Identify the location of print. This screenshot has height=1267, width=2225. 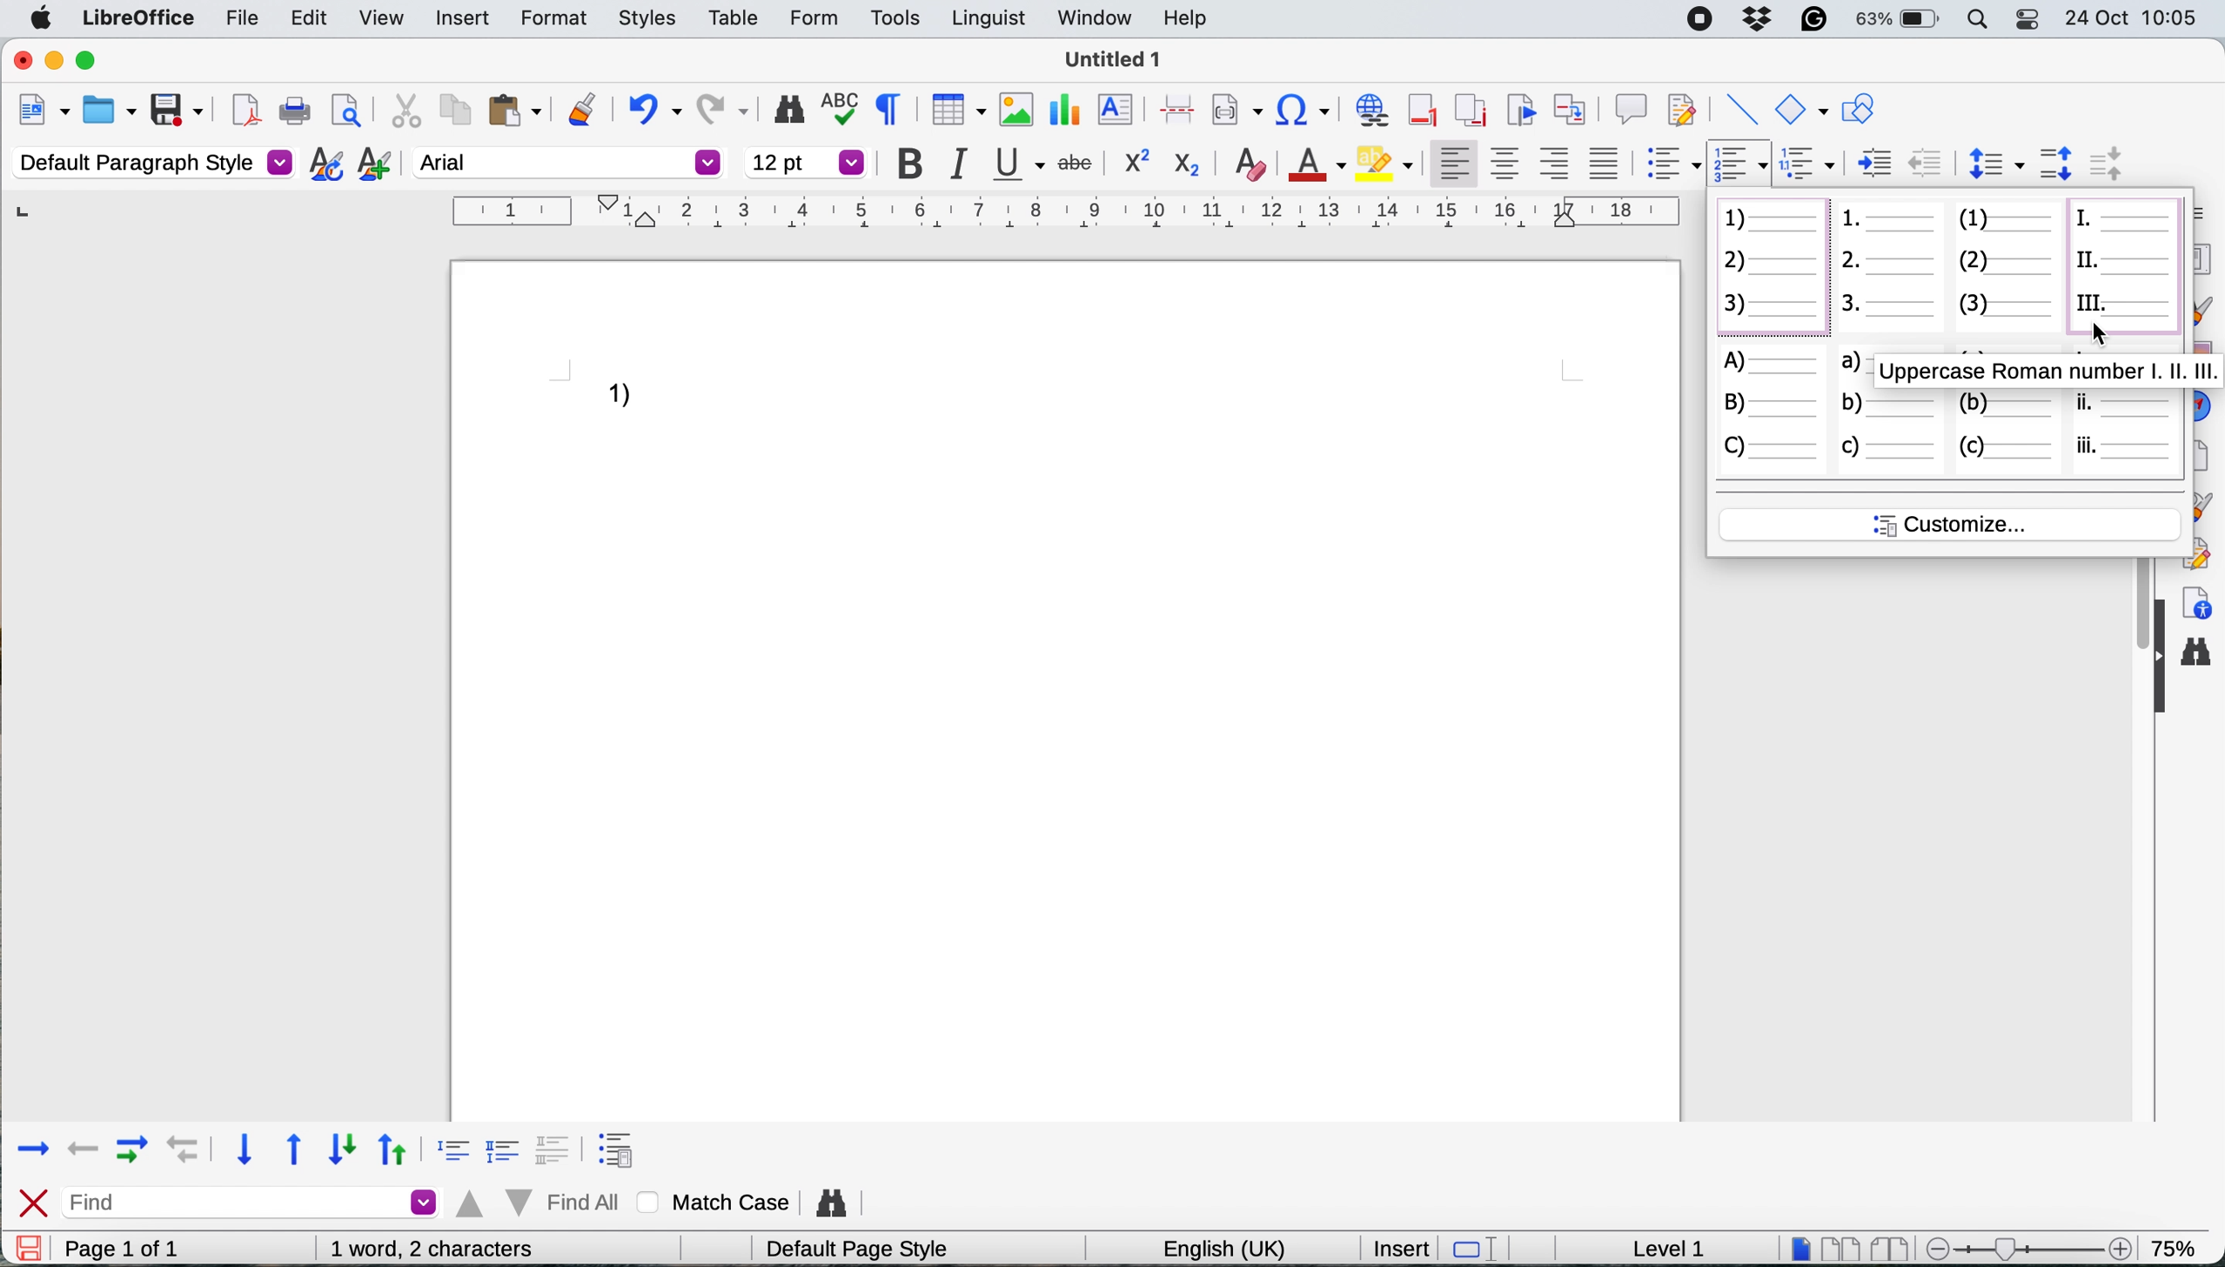
(297, 112).